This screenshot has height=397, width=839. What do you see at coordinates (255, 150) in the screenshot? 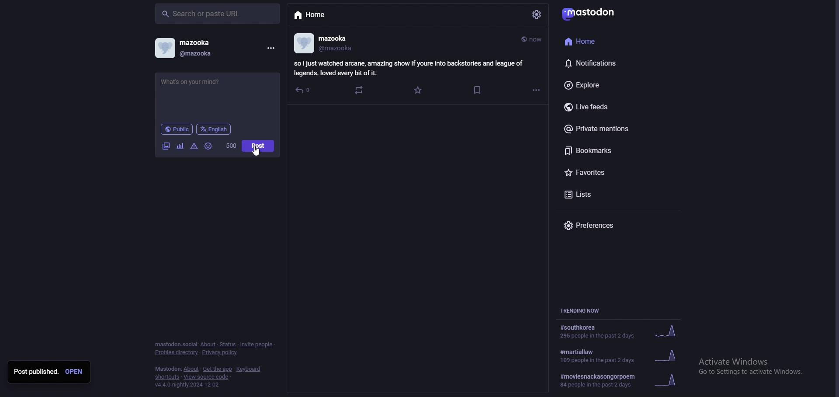
I see `cursor` at bounding box center [255, 150].